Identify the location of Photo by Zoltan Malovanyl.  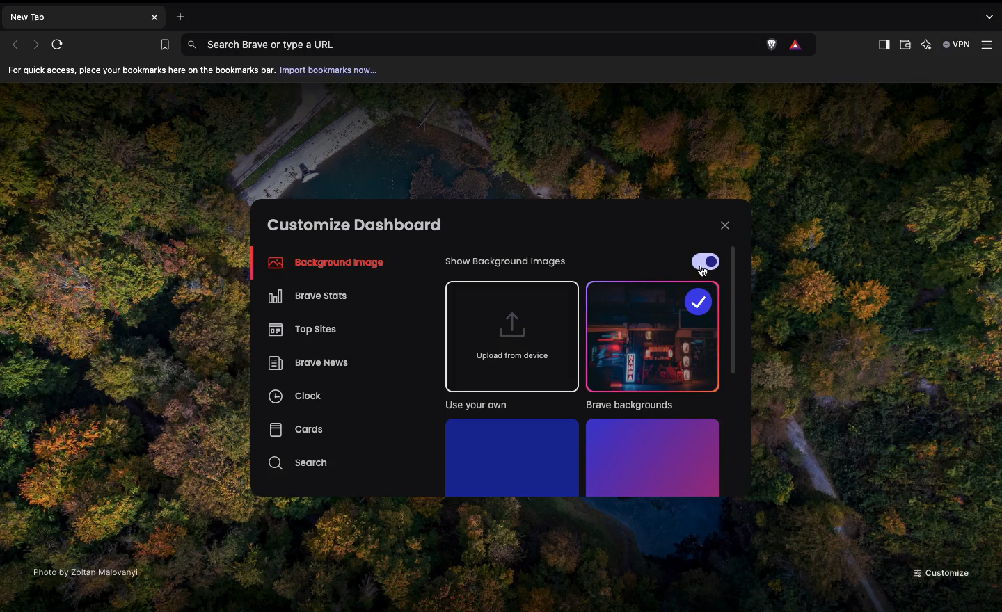
(89, 572).